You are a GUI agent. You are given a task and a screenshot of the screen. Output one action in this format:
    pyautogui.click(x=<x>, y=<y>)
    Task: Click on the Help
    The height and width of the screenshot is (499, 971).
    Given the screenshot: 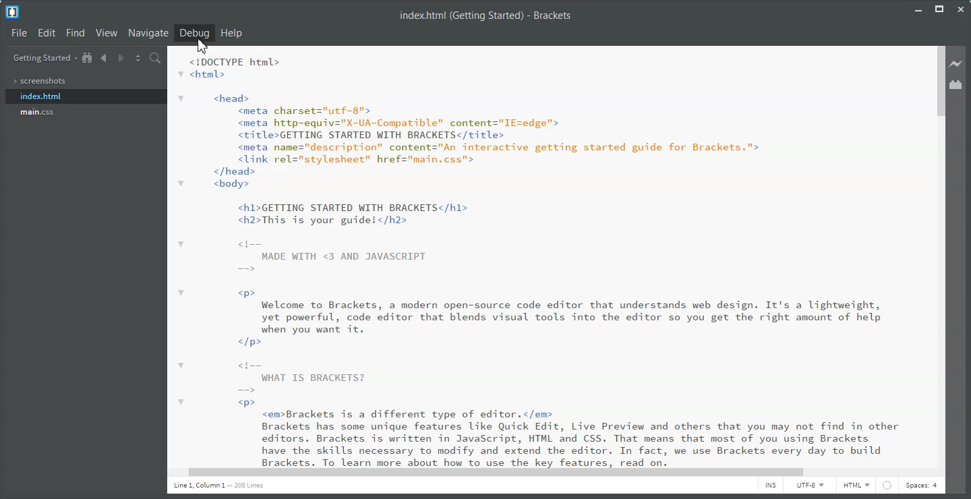 What is the action you would take?
    pyautogui.click(x=232, y=32)
    